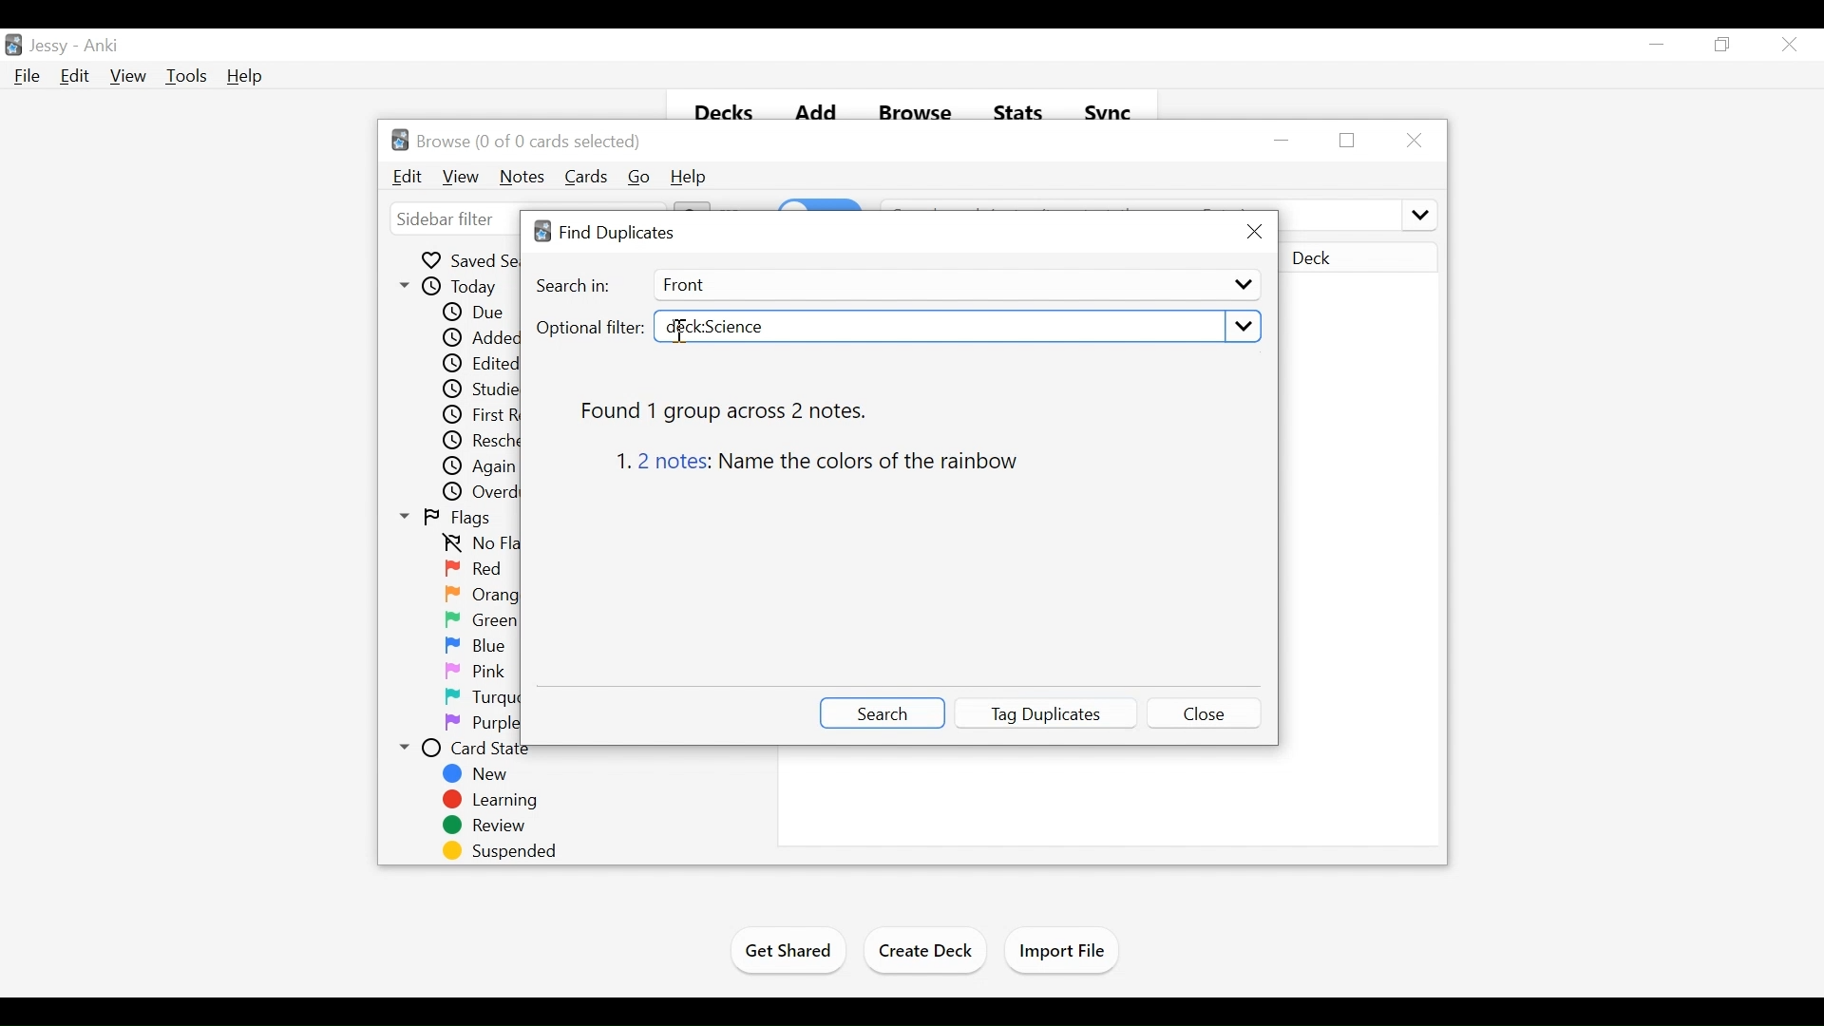 This screenshot has width=1824, height=1026. What do you see at coordinates (185, 76) in the screenshot?
I see `Tools` at bounding box center [185, 76].